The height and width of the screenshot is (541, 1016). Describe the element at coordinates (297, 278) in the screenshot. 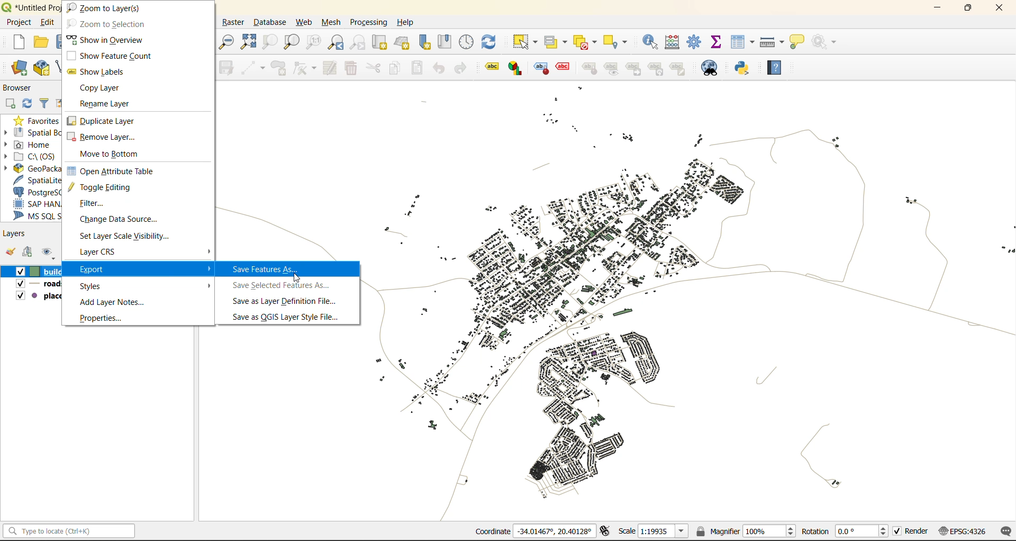

I see `cursor` at that location.